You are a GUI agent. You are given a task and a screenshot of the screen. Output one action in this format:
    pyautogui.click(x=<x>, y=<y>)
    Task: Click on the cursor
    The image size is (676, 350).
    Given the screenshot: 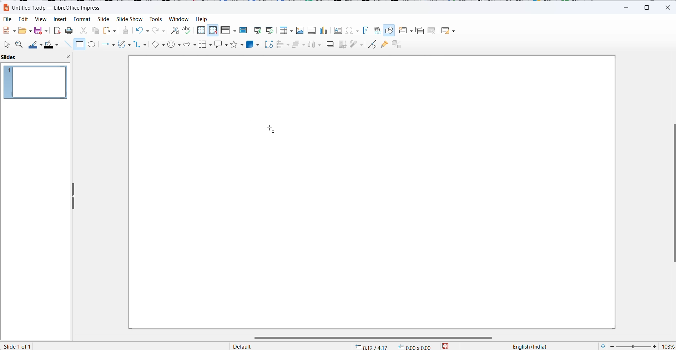 What is the action you would take?
    pyautogui.click(x=273, y=128)
    